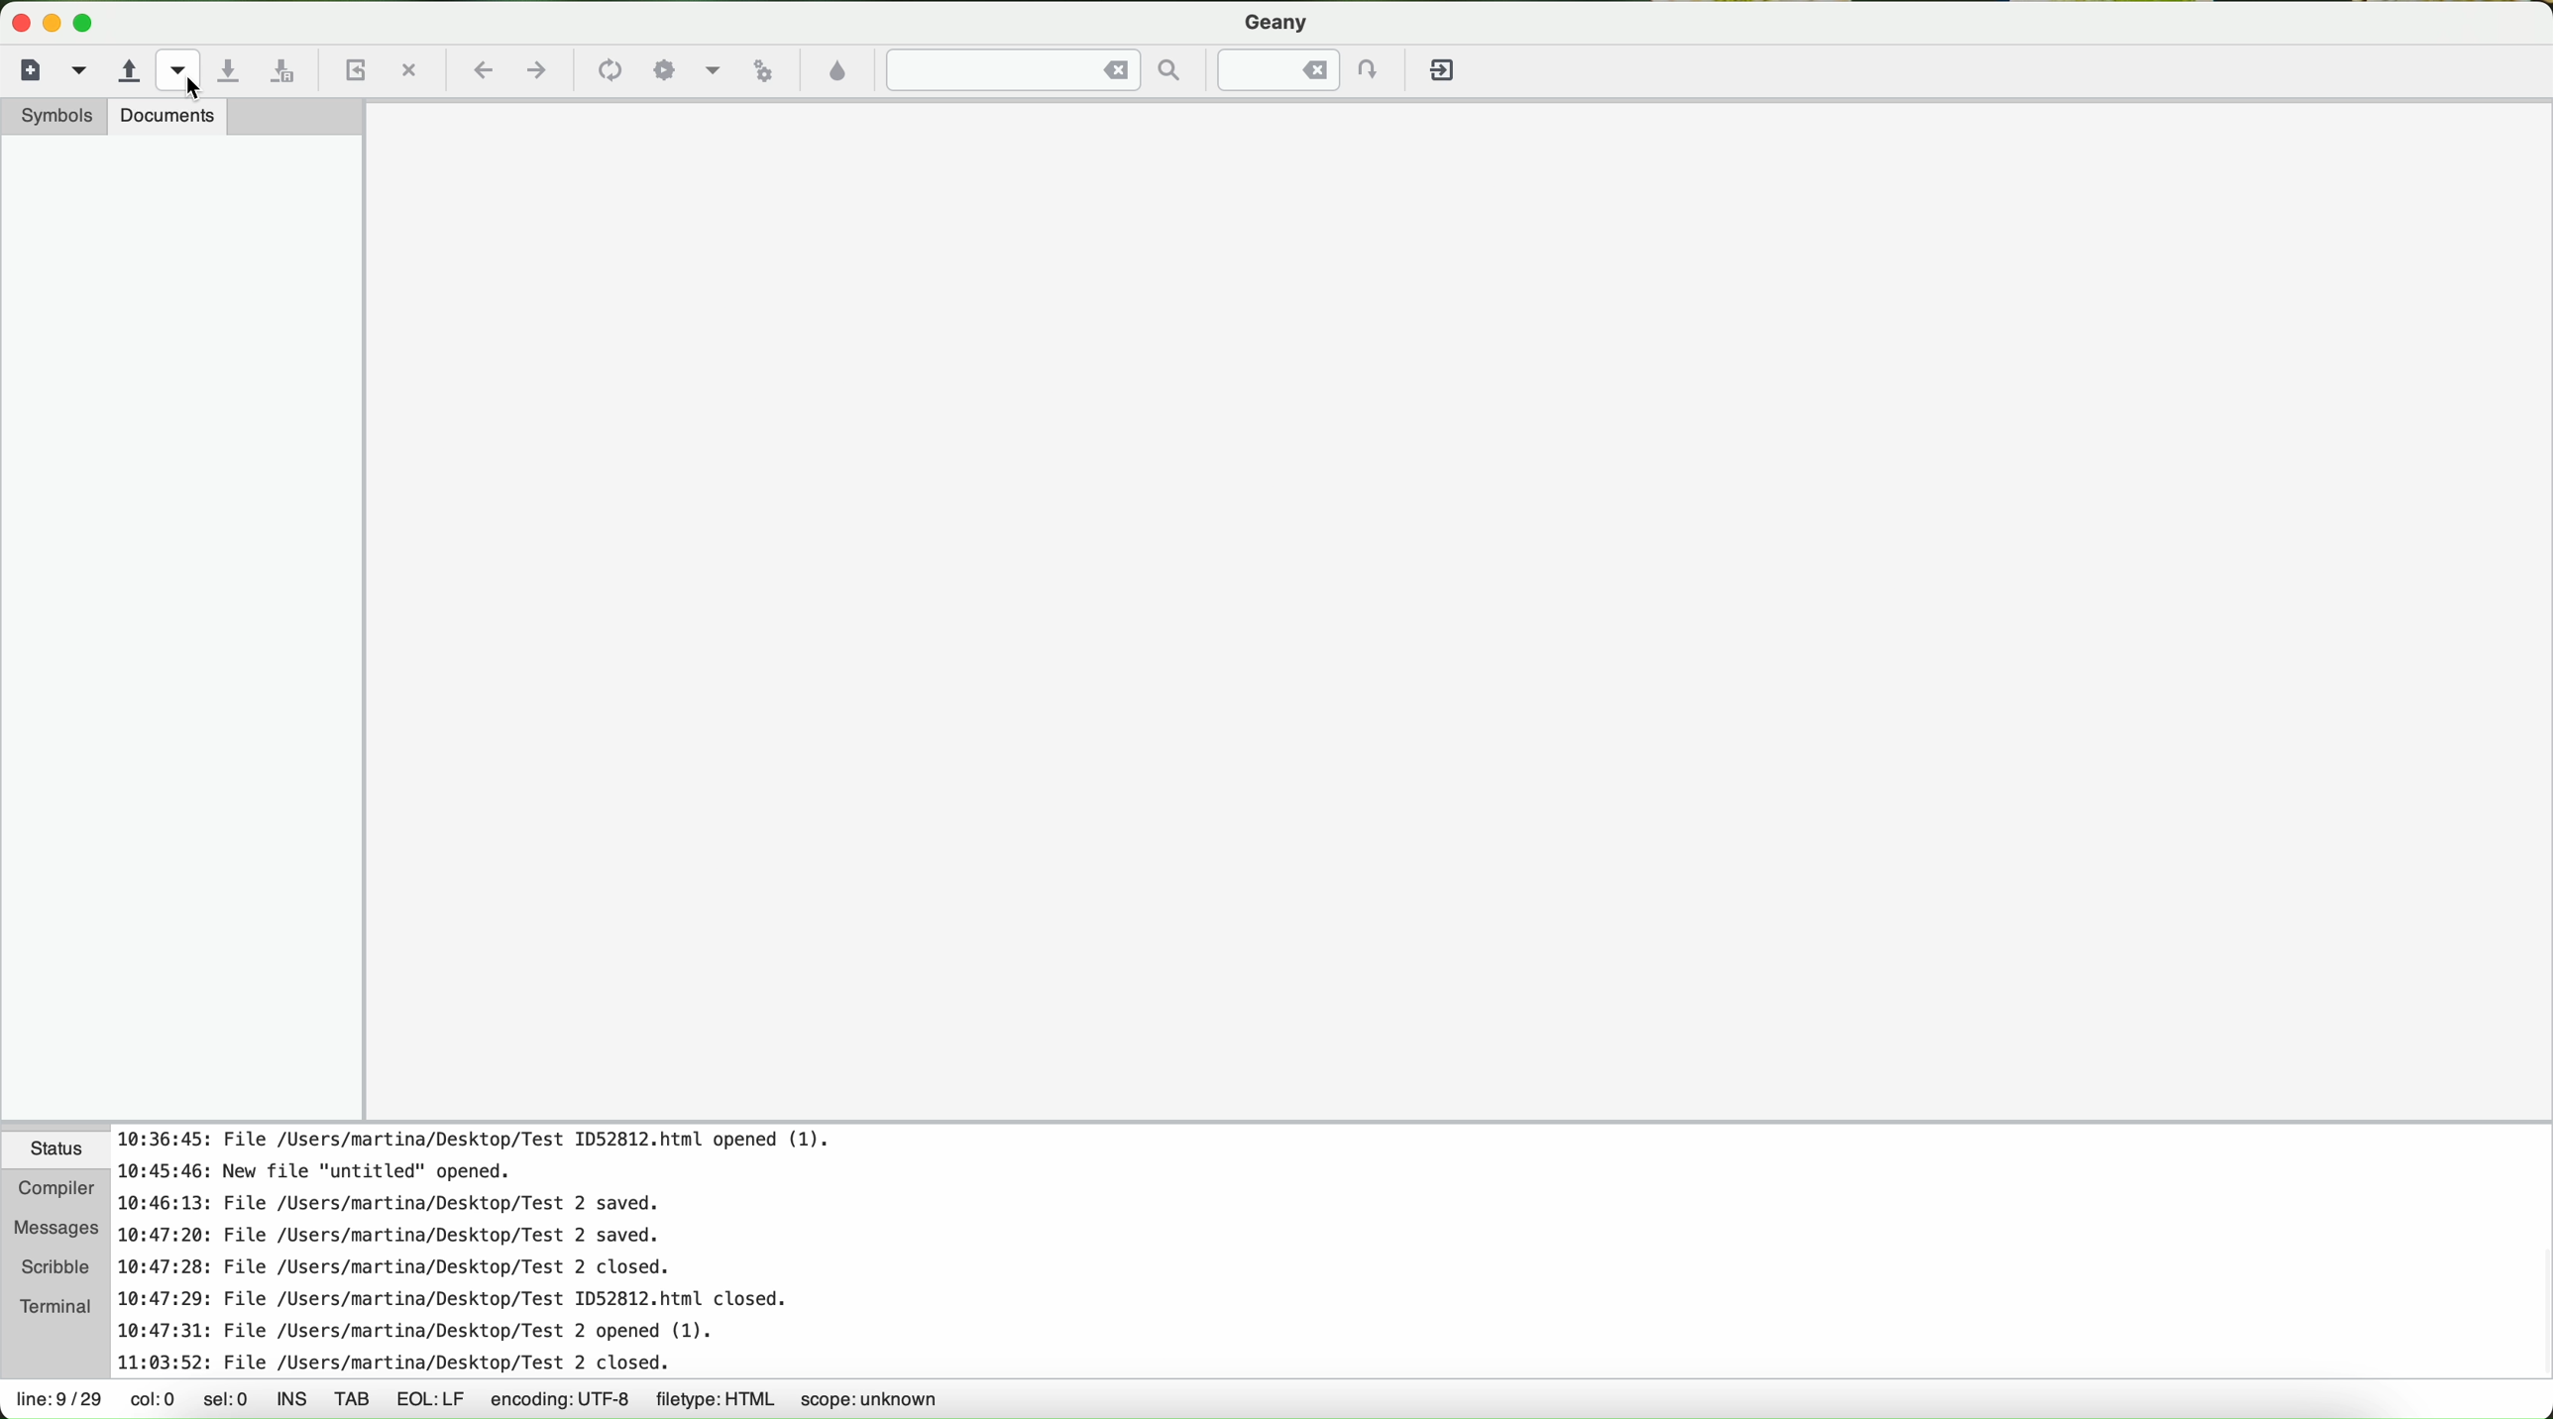 Image resolution: width=2553 pixels, height=1419 pixels. I want to click on quit Geany, so click(1445, 74).